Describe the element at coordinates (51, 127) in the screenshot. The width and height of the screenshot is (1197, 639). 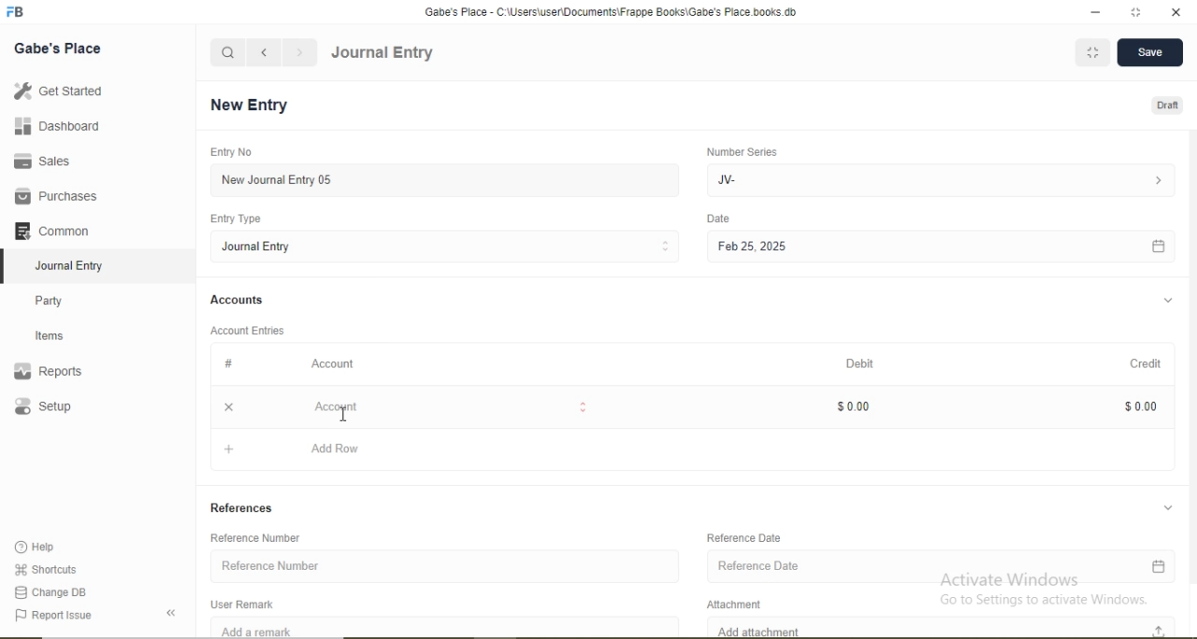
I see `Dashboard` at that location.